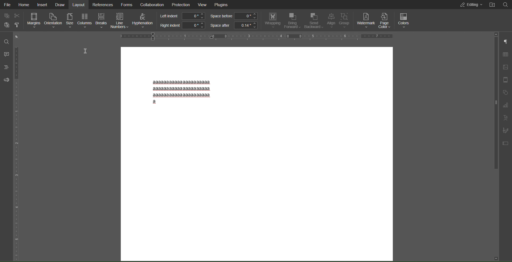 This screenshot has width=512, height=262. What do you see at coordinates (24, 5) in the screenshot?
I see `Home` at bounding box center [24, 5].